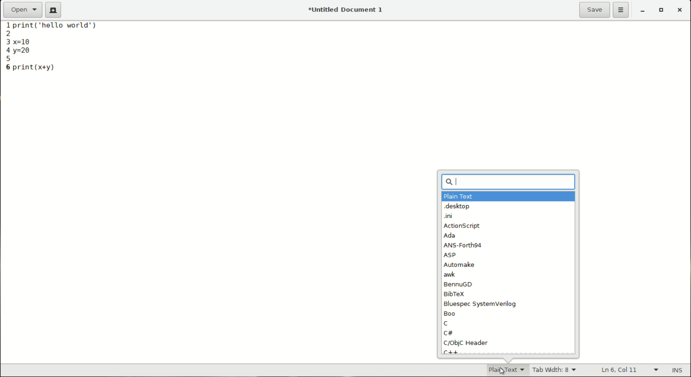 This screenshot has height=377, width=691. What do you see at coordinates (681, 11) in the screenshot?
I see `close app` at bounding box center [681, 11].